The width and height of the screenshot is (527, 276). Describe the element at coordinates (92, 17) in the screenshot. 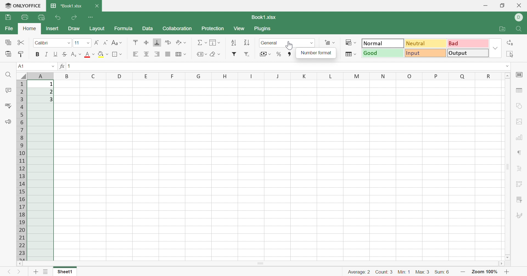

I see `Customize Quick Access Toolbar` at that location.